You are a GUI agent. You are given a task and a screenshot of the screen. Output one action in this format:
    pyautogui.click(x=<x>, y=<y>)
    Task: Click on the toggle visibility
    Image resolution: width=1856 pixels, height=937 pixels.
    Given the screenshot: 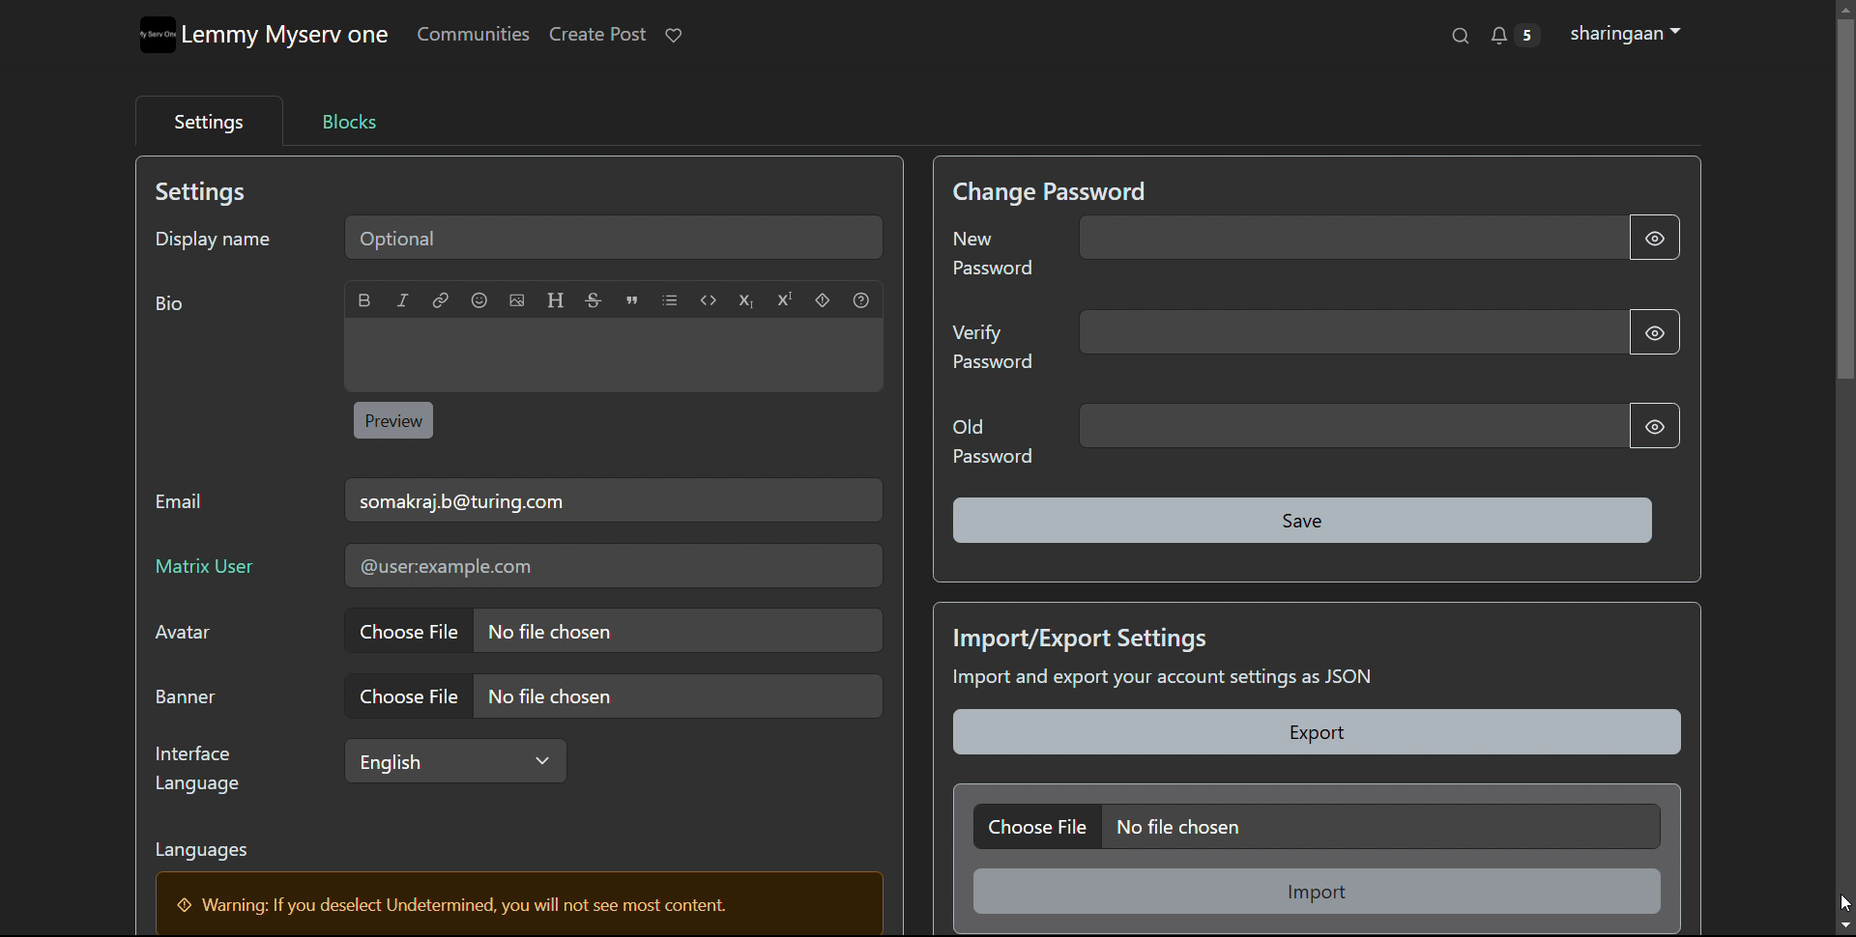 What is the action you would take?
    pyautogui.click(x=1653, y=237)
    